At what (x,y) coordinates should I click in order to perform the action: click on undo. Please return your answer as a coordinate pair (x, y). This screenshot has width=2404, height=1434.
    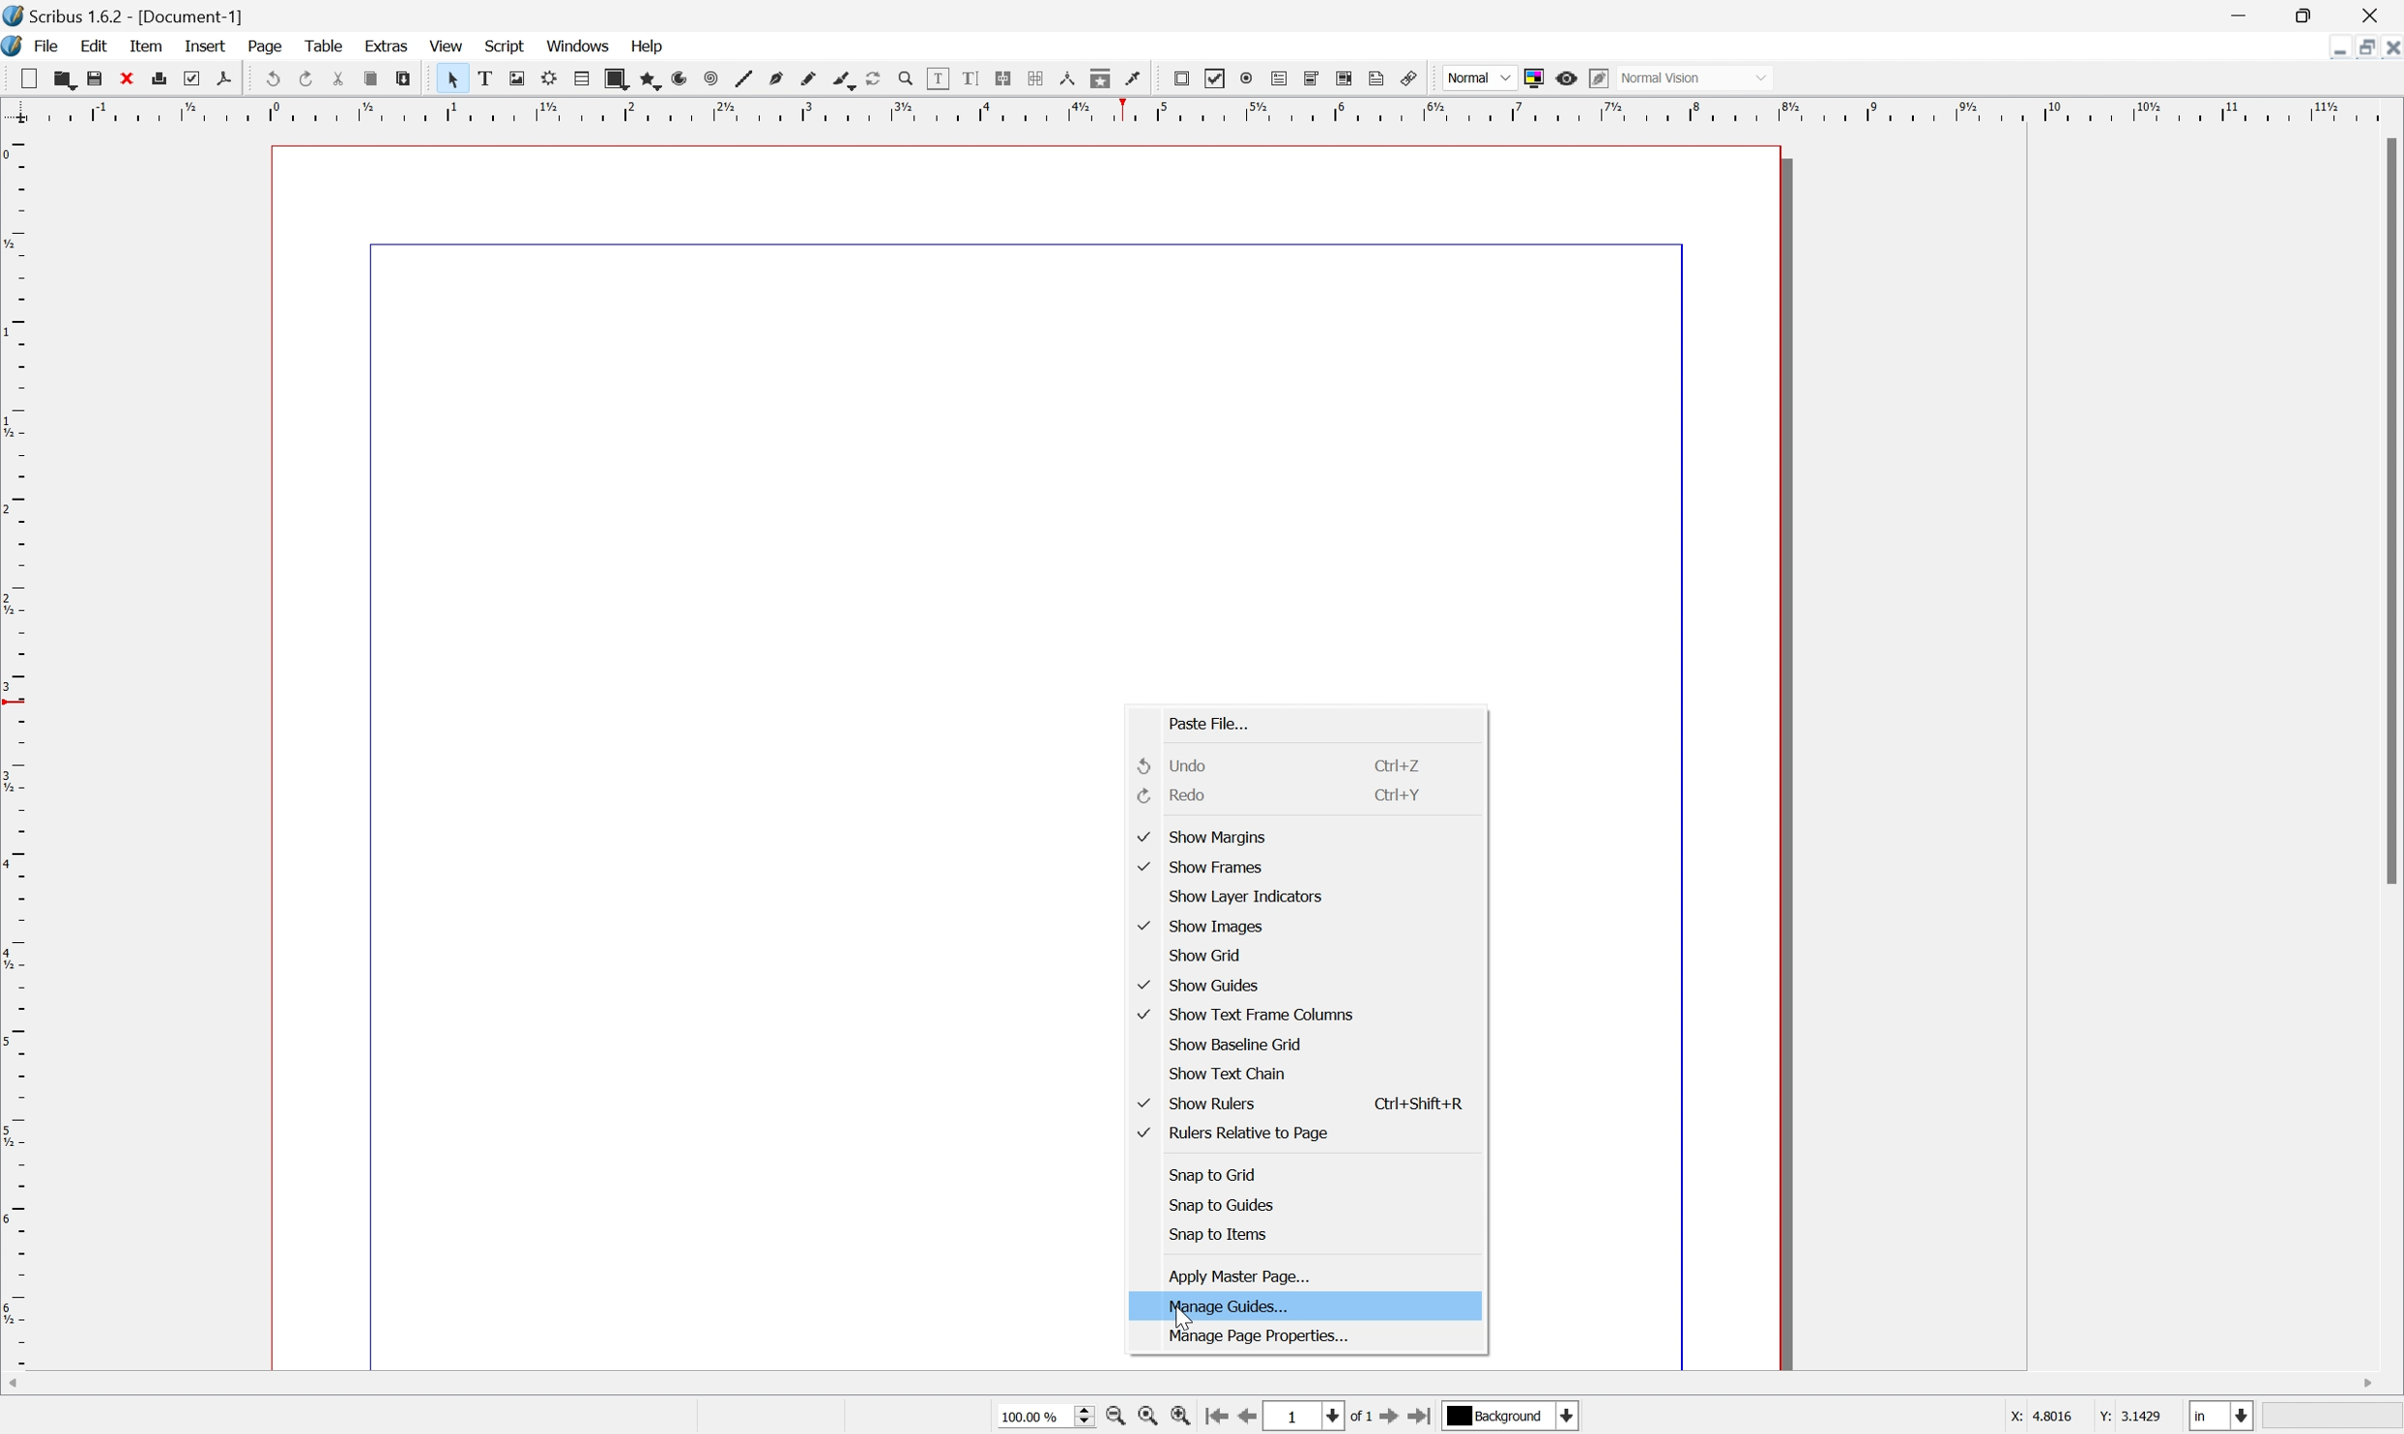
    Looking at the image, I should click on (1182, 765).